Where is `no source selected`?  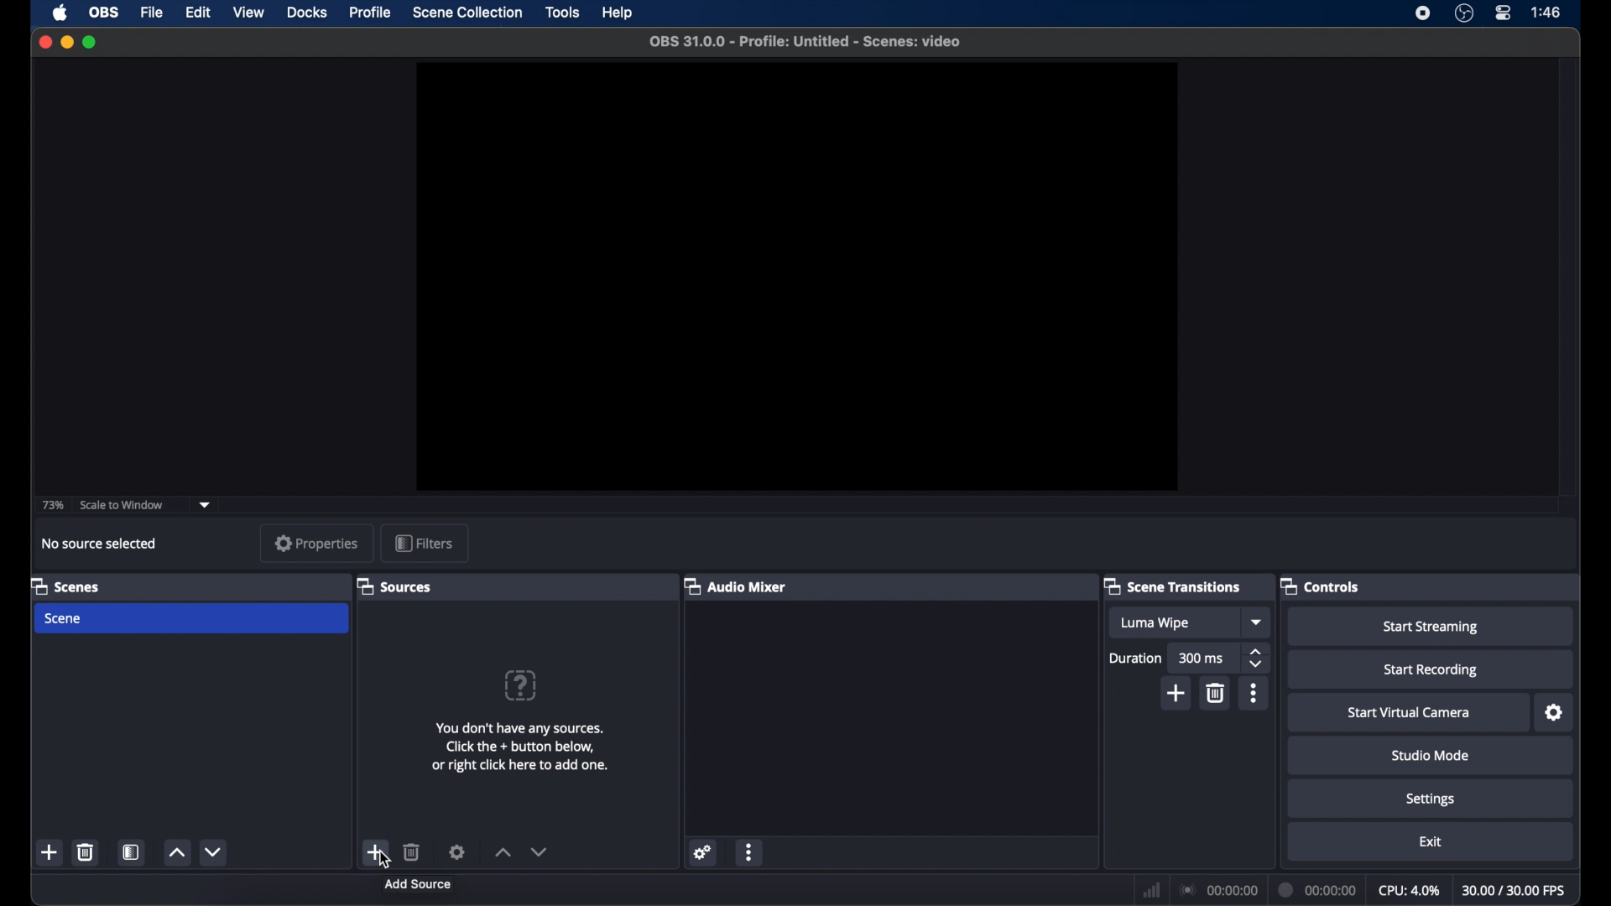
no source selected is located at coordinates (99, 544).